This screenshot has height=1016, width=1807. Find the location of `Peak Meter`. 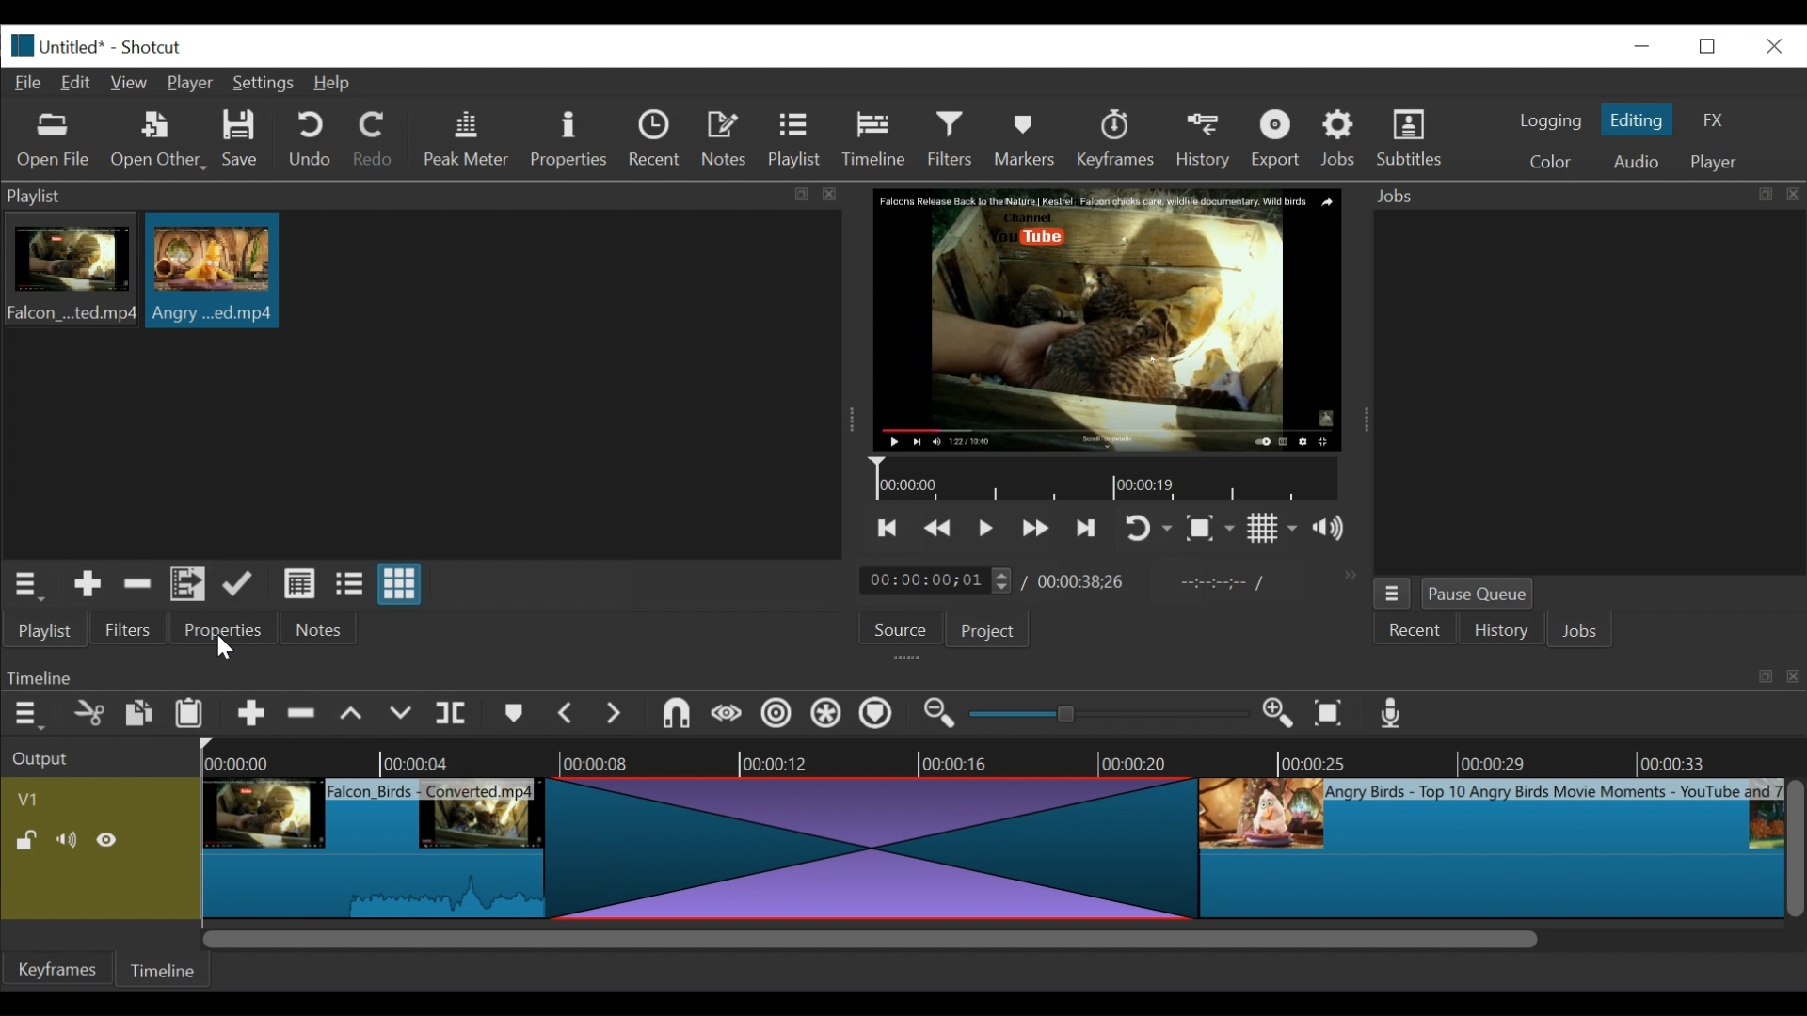

Peak Meter is located at coordinates (470, 139).